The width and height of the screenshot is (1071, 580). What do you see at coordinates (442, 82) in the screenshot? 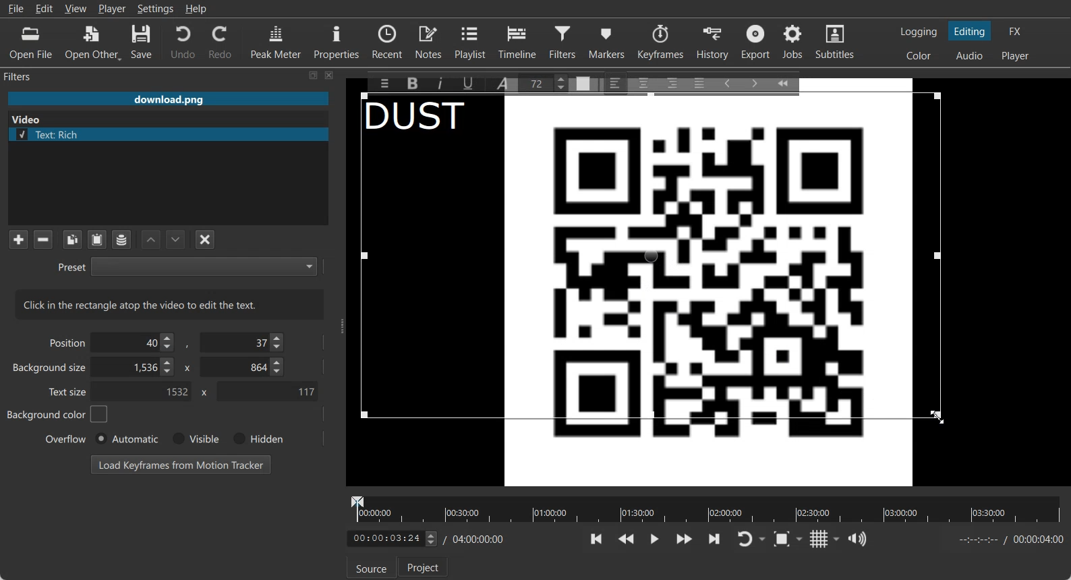
I see `Italic` at bounding box center [442, 82].